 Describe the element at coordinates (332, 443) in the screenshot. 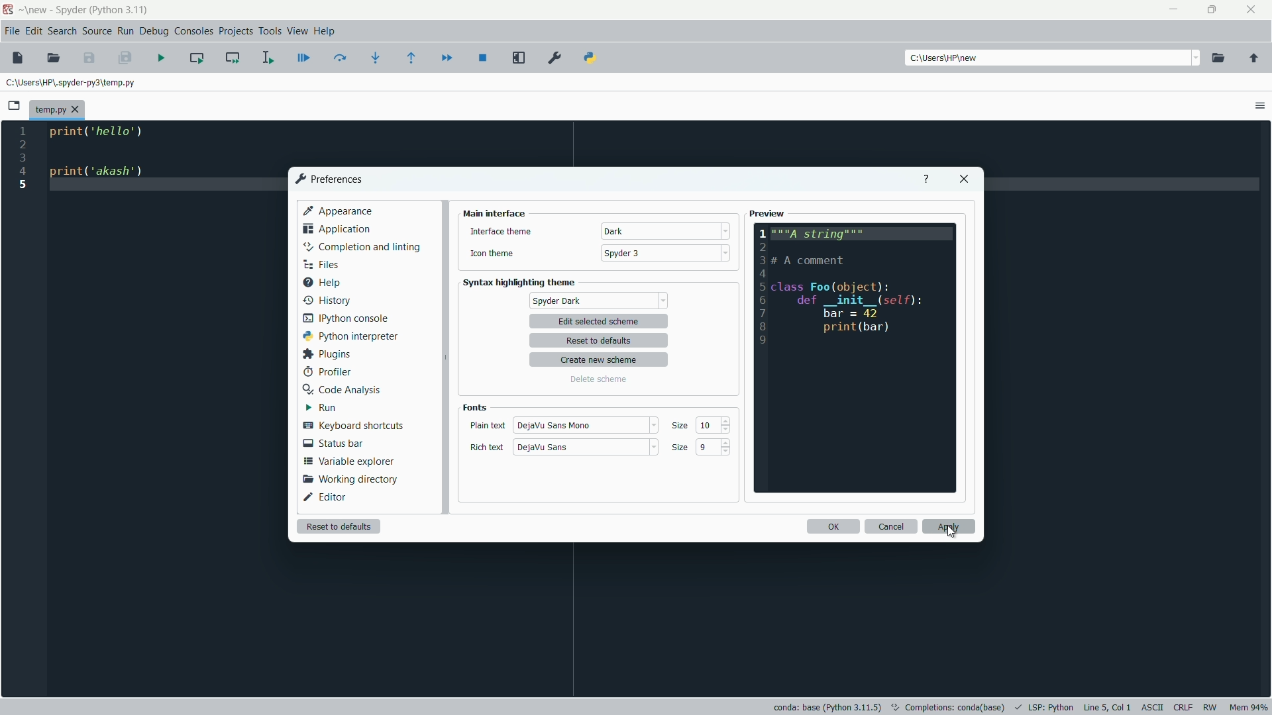

I see `status bar` at that location.